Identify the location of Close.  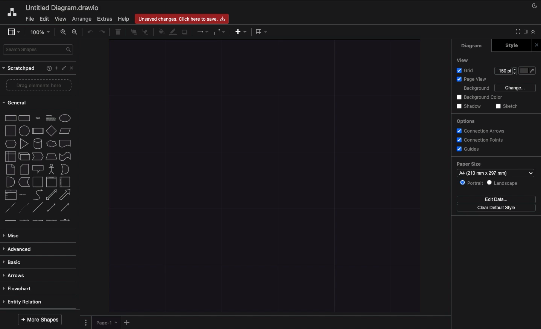
(73, 69).